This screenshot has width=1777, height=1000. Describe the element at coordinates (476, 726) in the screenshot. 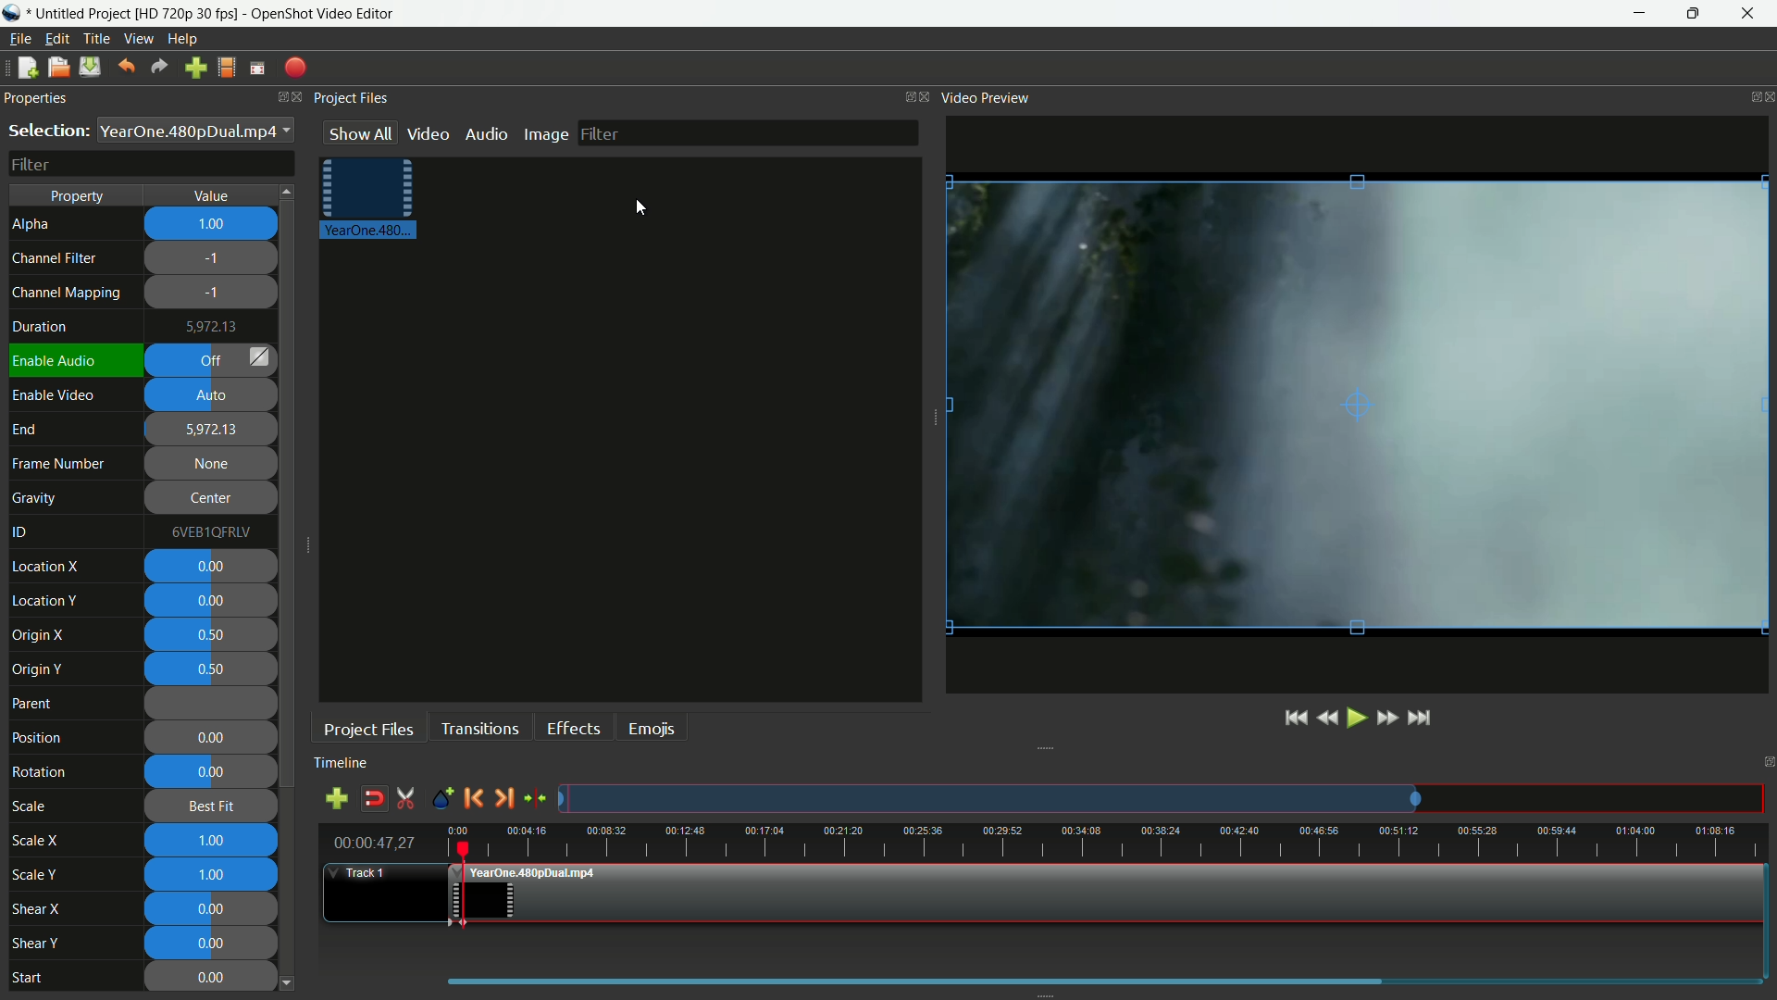

I see `transitions` at that location.